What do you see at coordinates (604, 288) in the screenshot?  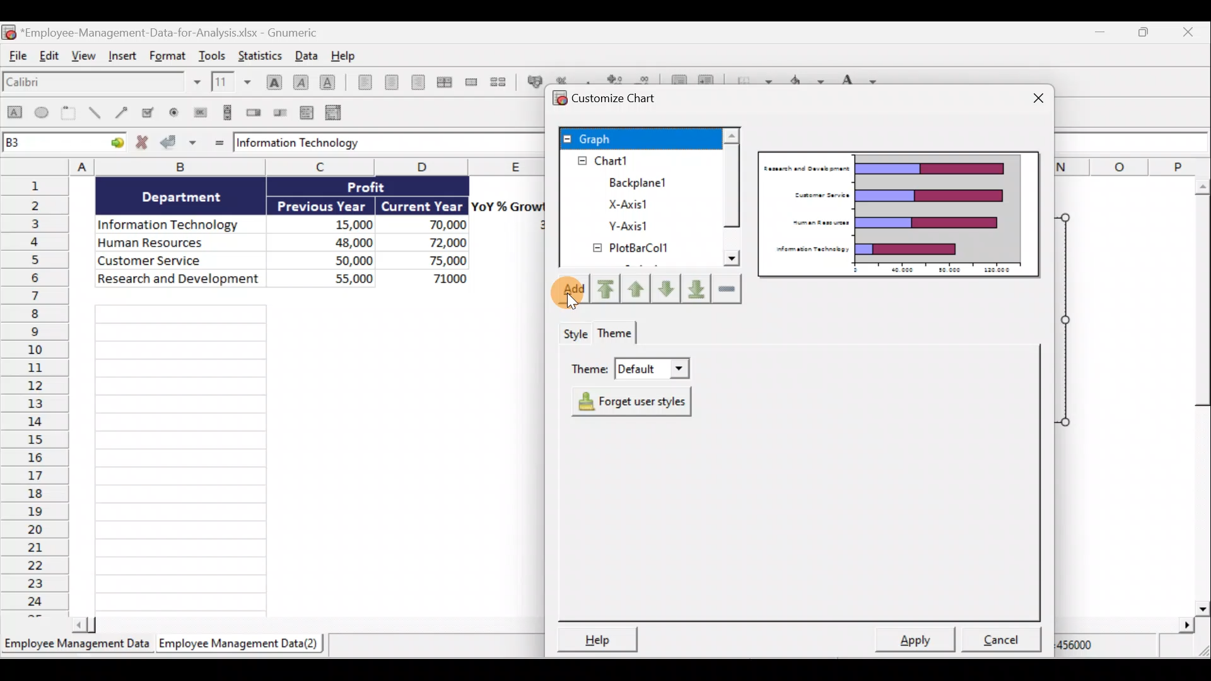 I see `Move top` at bounding box center [604, 288].